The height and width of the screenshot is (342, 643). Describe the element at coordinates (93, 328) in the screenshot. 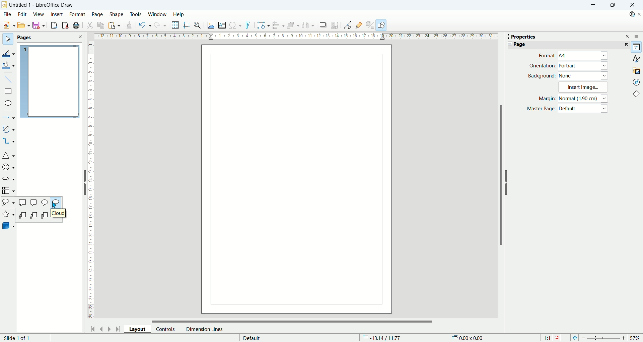

I see `go to first page` at that location.